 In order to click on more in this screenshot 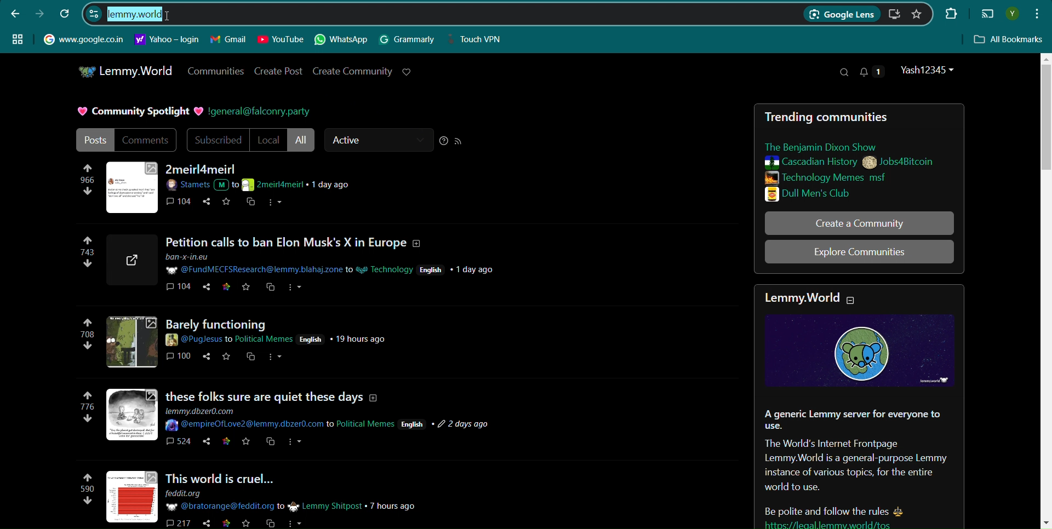, I will do `click(296, 445)`.